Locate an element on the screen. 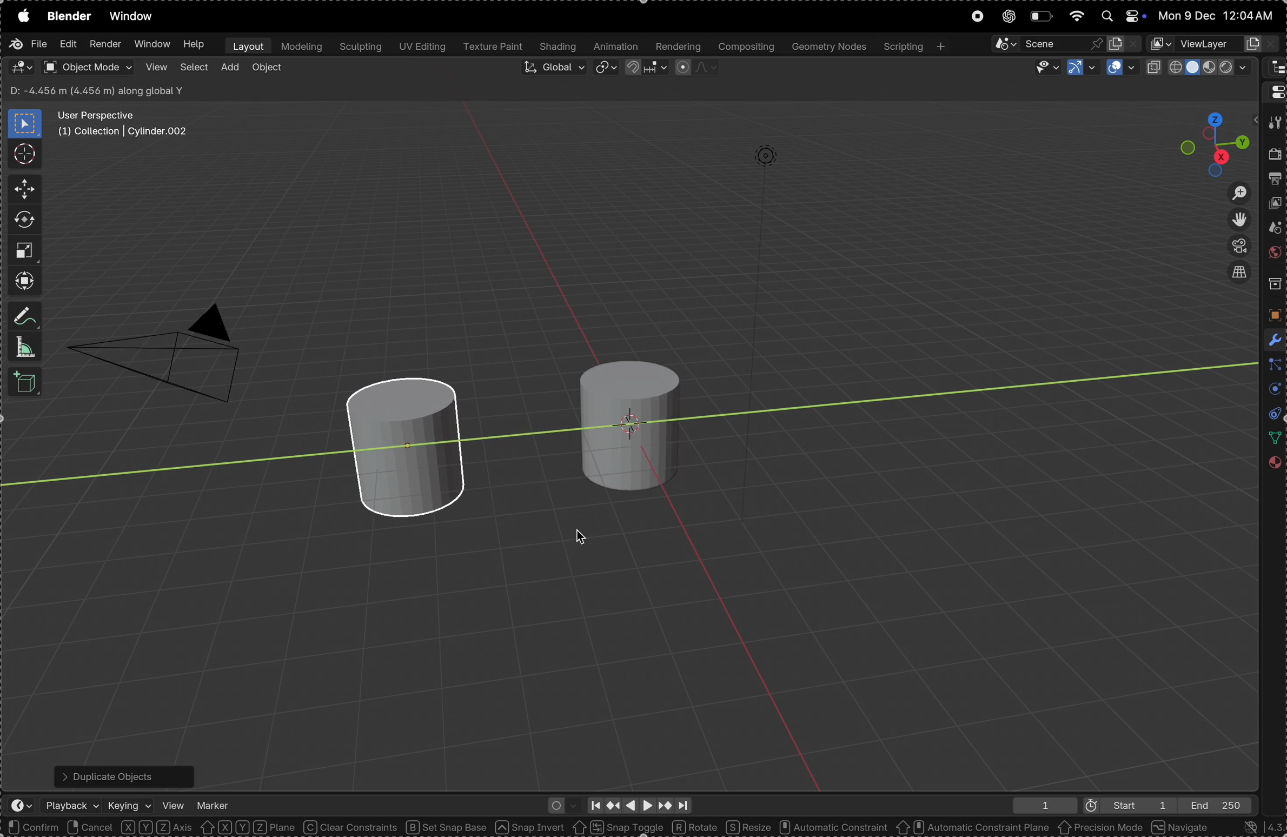  playback controls is located at coordinates (638, 803).